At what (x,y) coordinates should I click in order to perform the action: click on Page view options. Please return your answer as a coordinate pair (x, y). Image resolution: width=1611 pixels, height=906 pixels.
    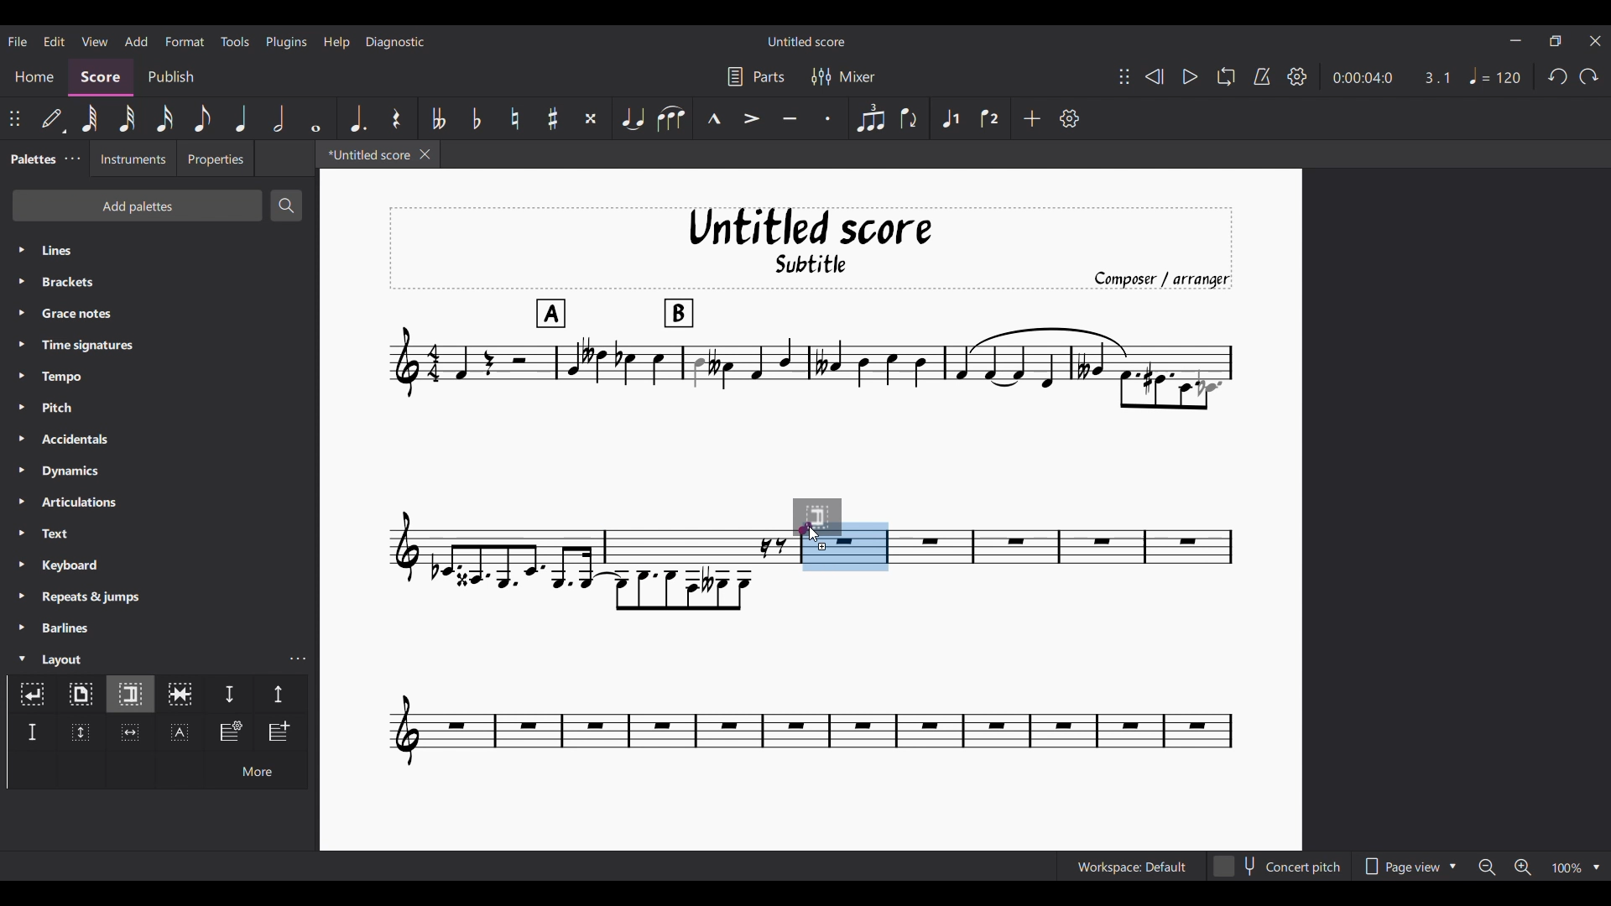
    Looking at the image, I should click on (1408, 866).